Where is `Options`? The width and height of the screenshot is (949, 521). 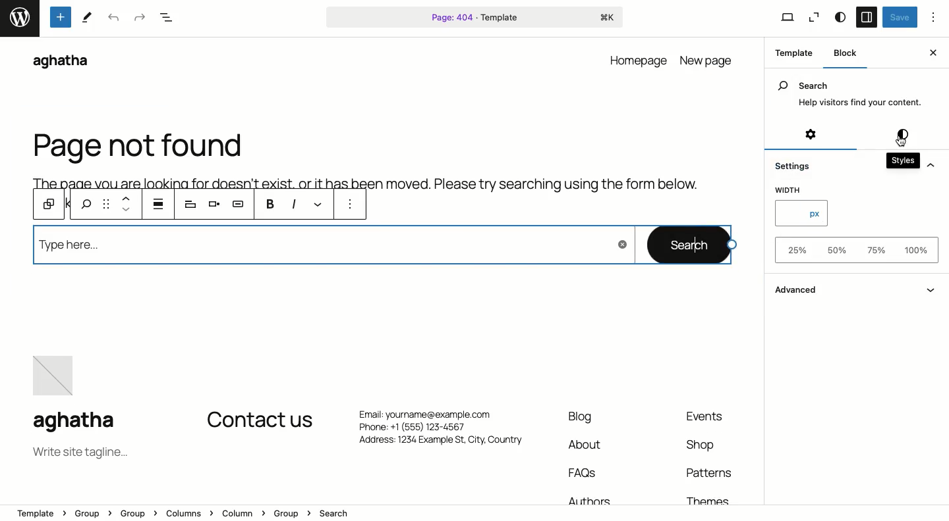 Options is located at coordinates (937, 18).